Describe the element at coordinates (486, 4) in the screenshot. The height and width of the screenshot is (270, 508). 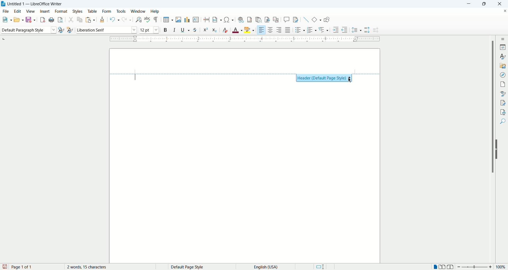
I see `maximize` at that location.